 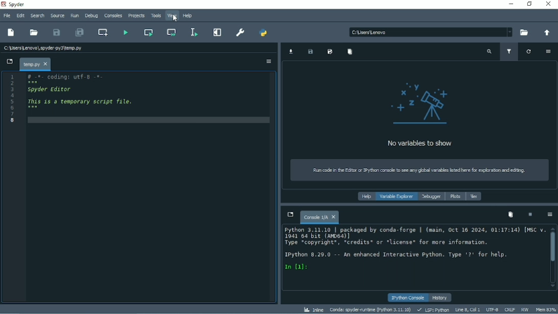 I want to click on Options, so click(x=548, y=51).